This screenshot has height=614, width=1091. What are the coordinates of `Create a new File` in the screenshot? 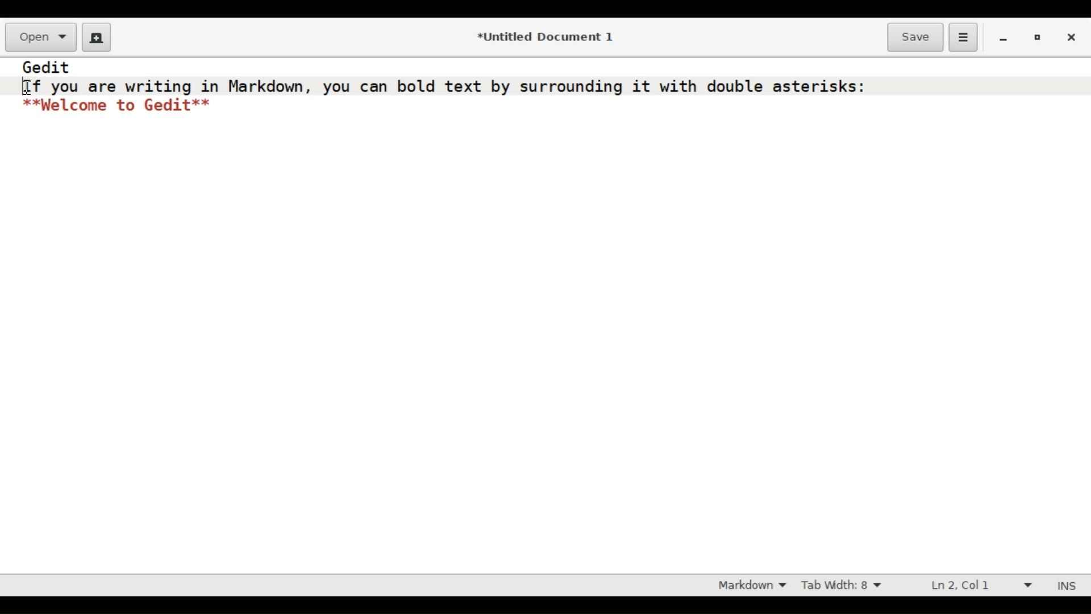 It's located at (94, 36).